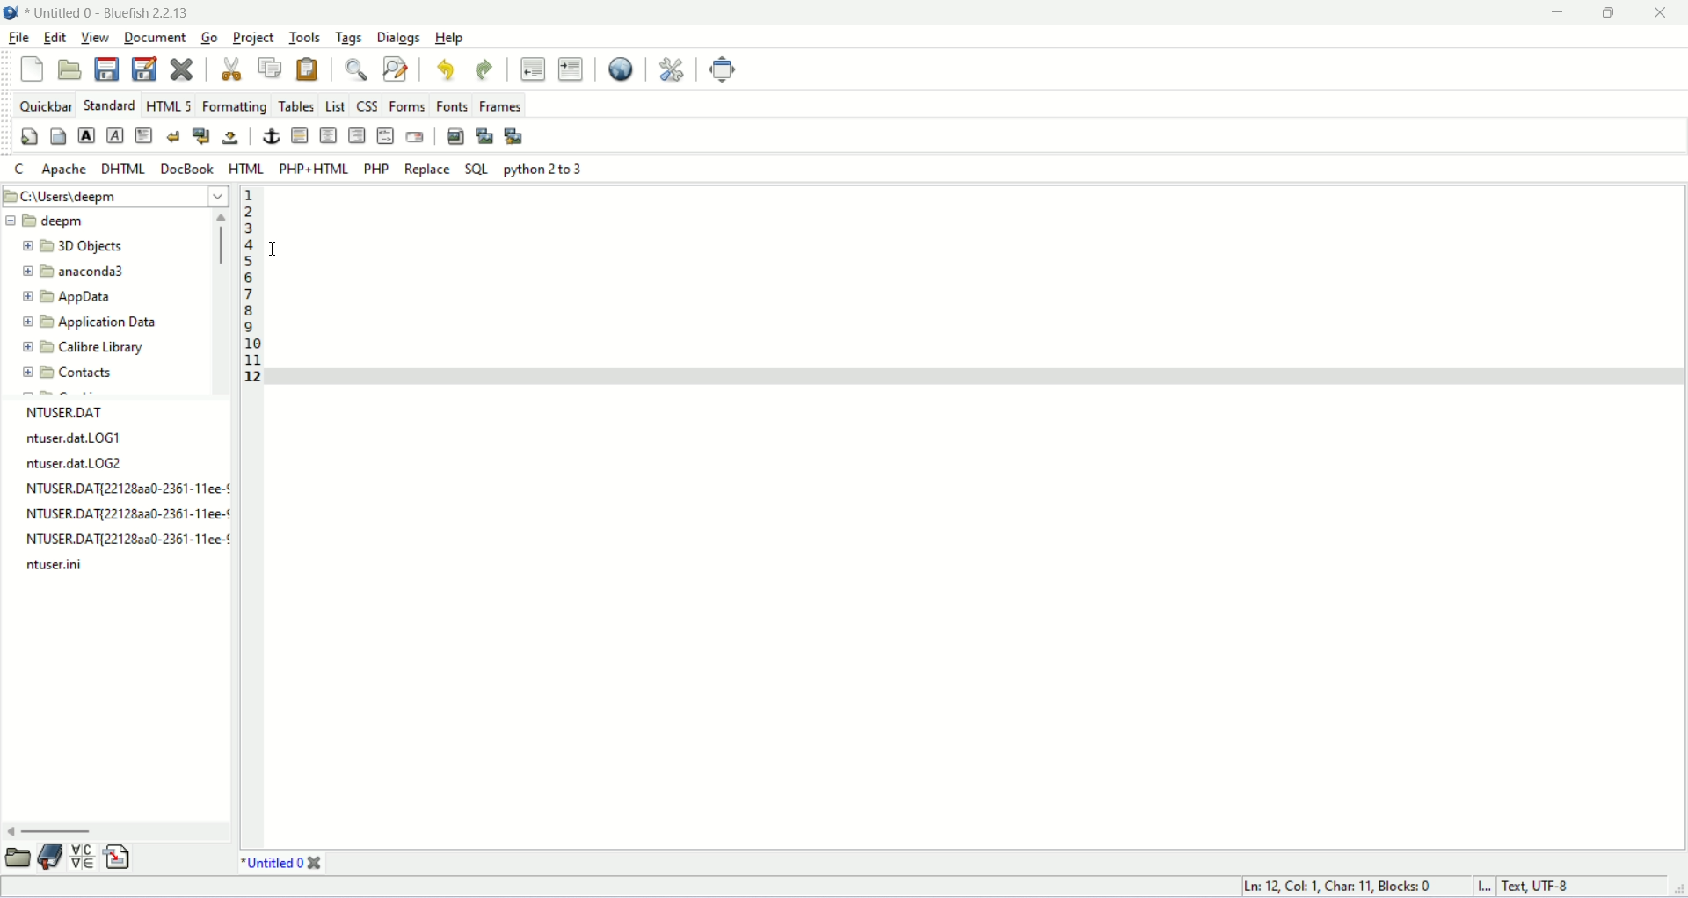  I want to click on insert thumbnail, so click(487, 135).